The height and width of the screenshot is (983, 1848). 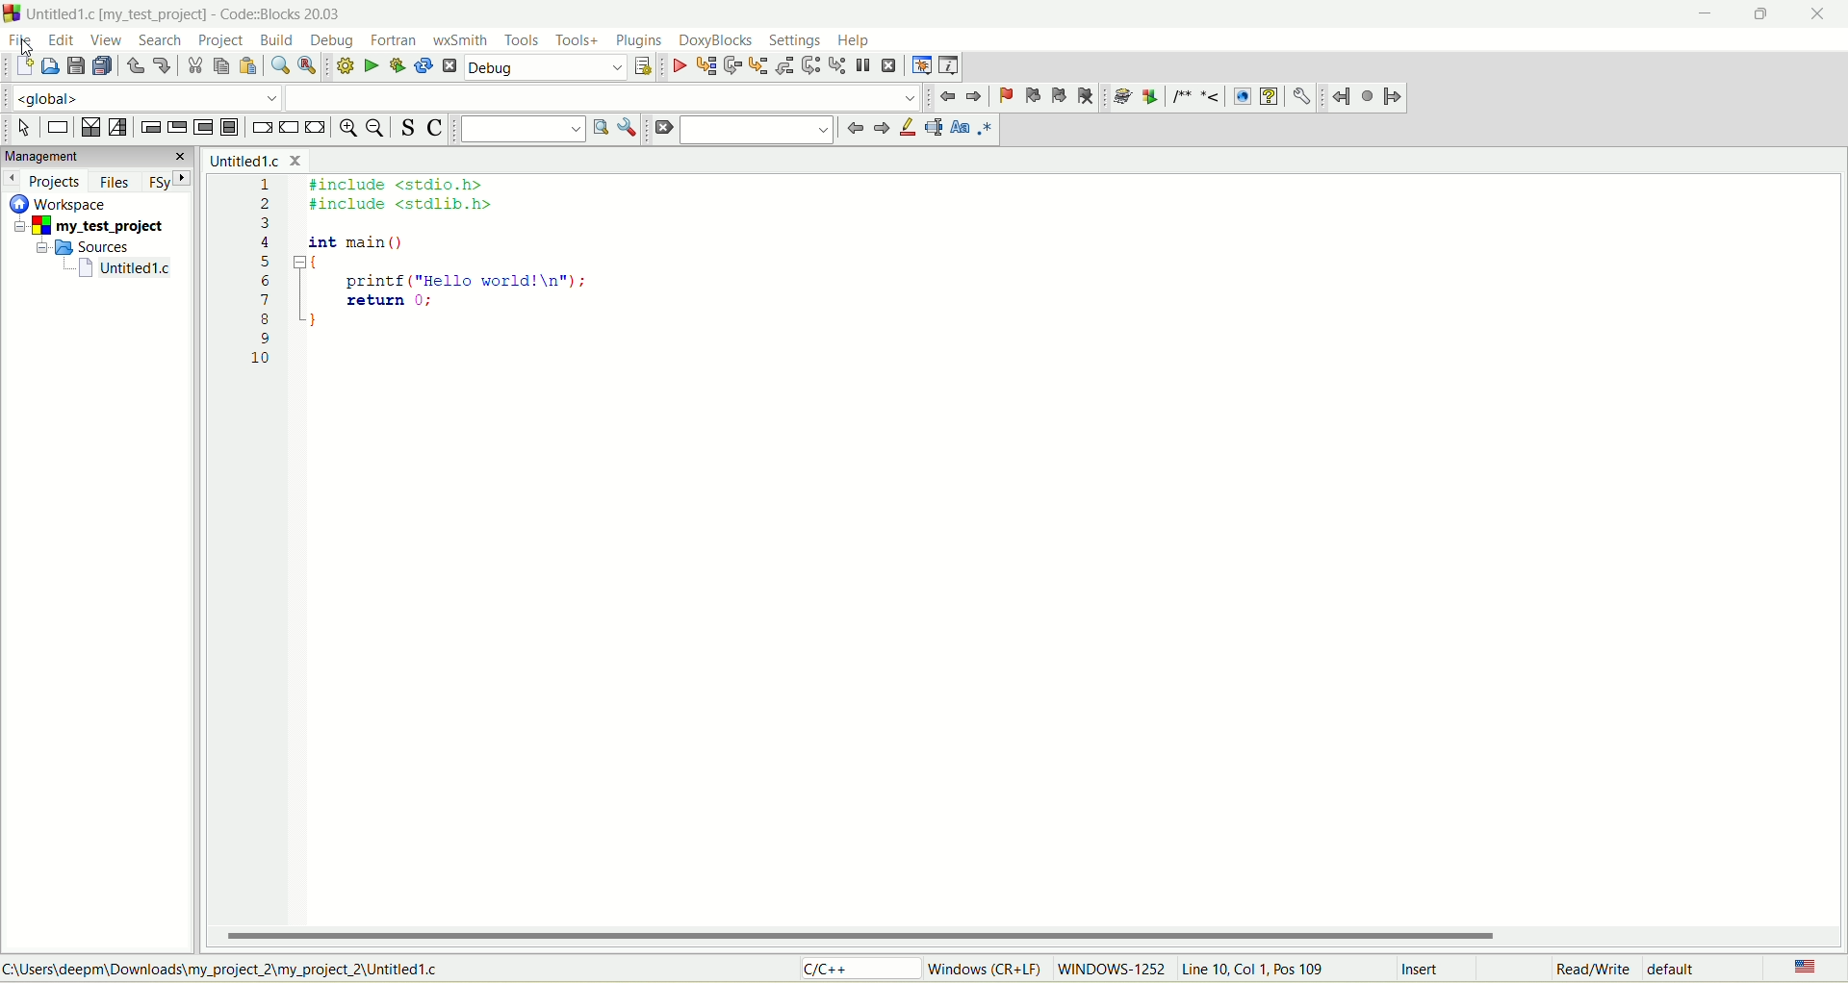 What do you see at coordinates (639, 40) in the screenshot?
I see `plugins` at bounding box center [639, 40].